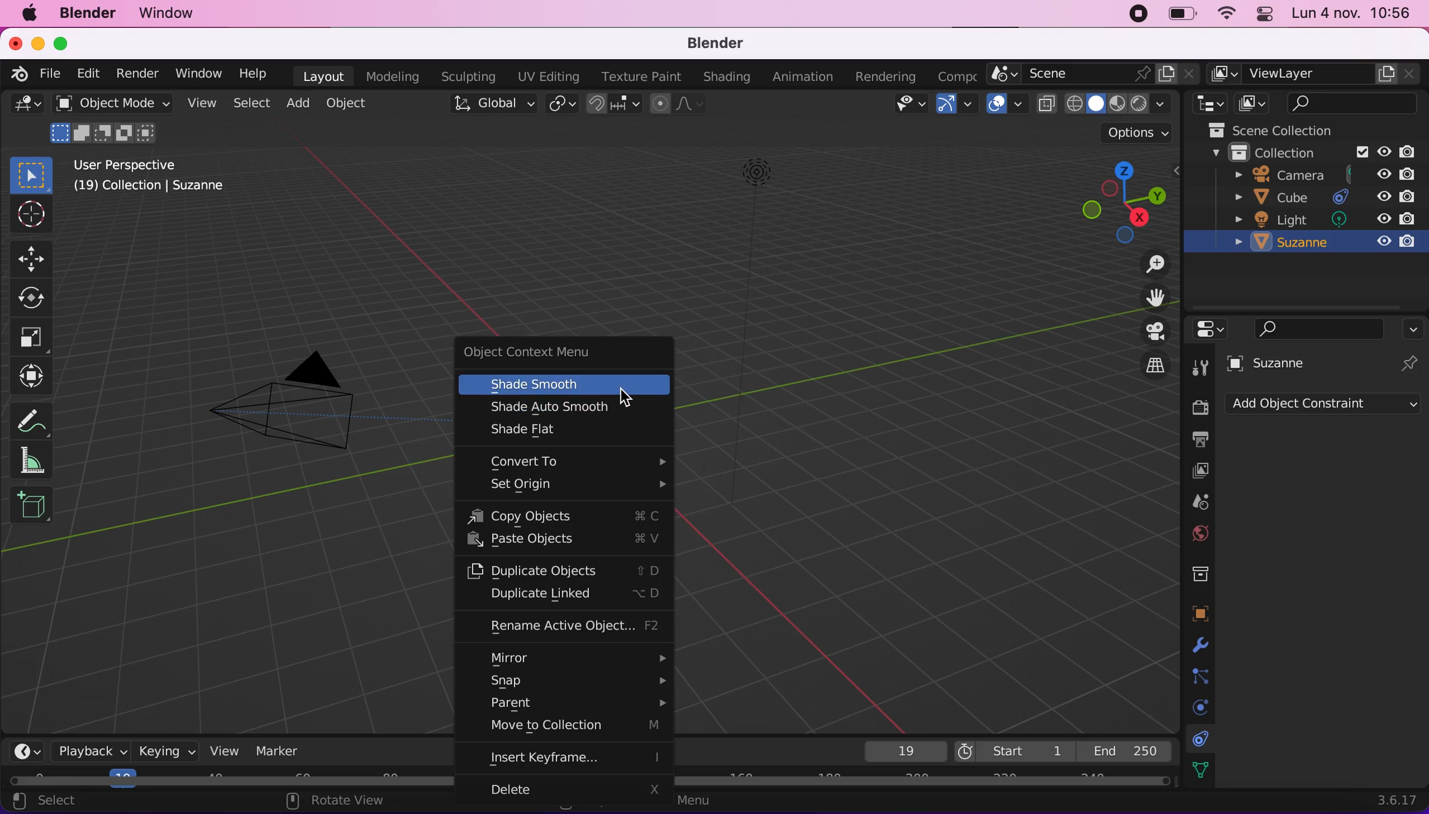 This screenshot has width=1429, height=814. I want to click on Add layer, so click(1387, 73).